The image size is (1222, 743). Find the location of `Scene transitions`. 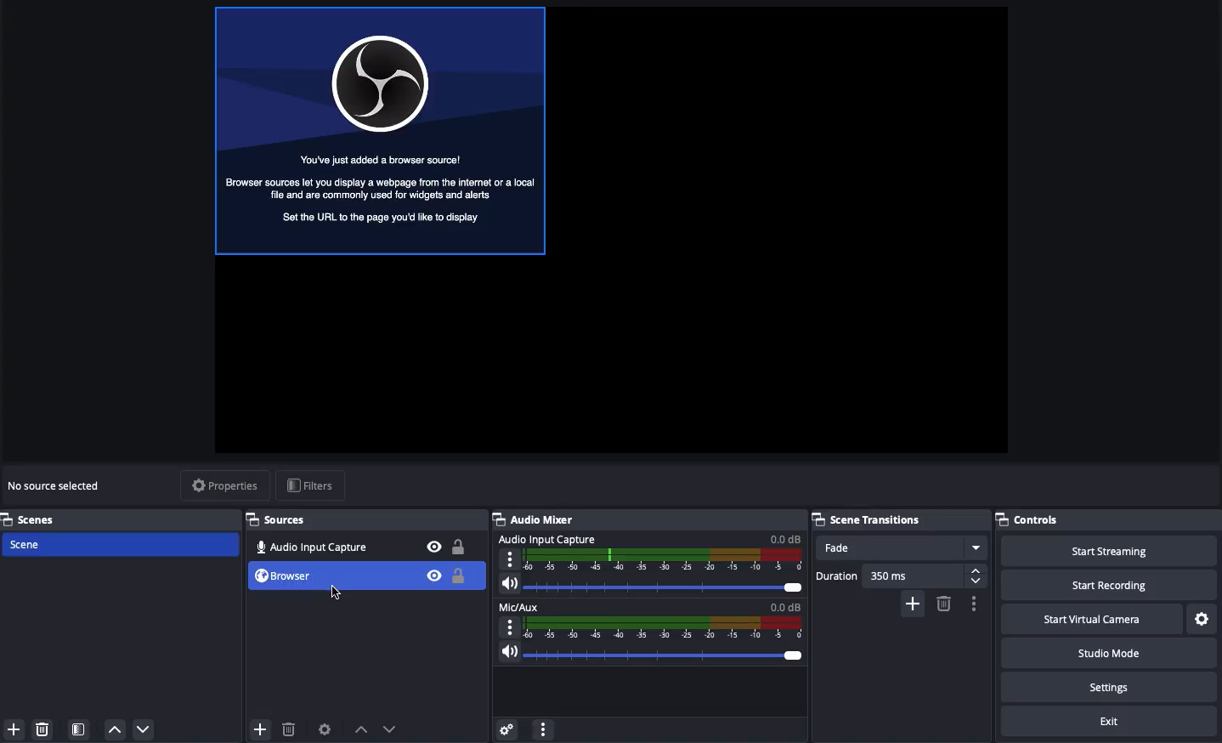

Scene transitions is located at coordinates (901, 519).